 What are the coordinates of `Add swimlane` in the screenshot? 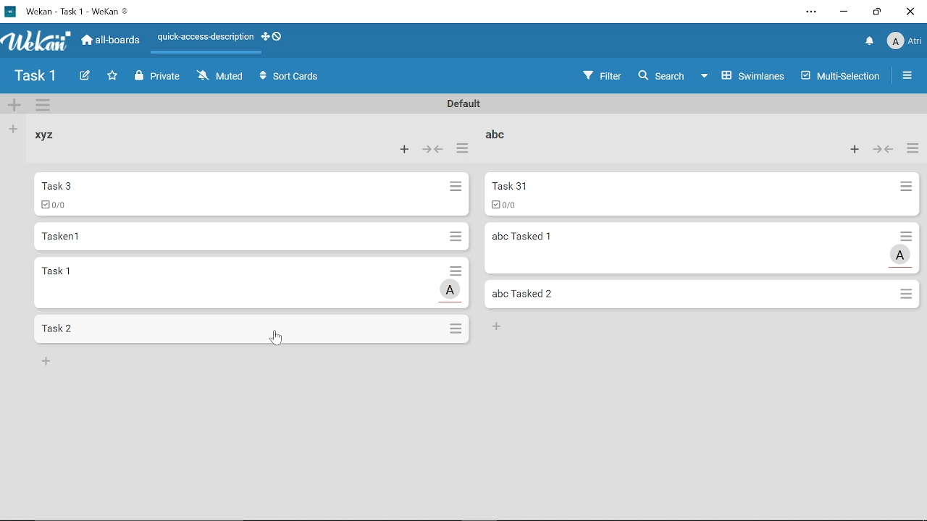 It's located at (14, 106).